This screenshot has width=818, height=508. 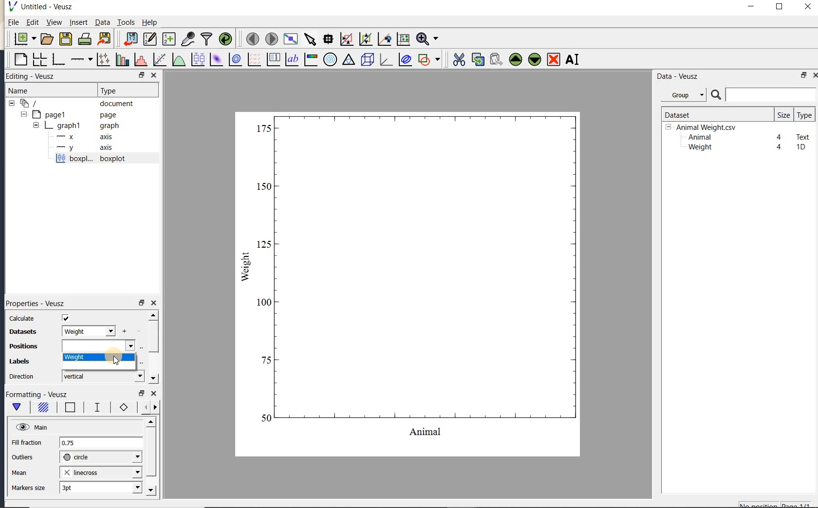 What do you see at coordinates (328, 39) in the screenshot?
I see `read data points on the graph` at bounding box center [328, 39].